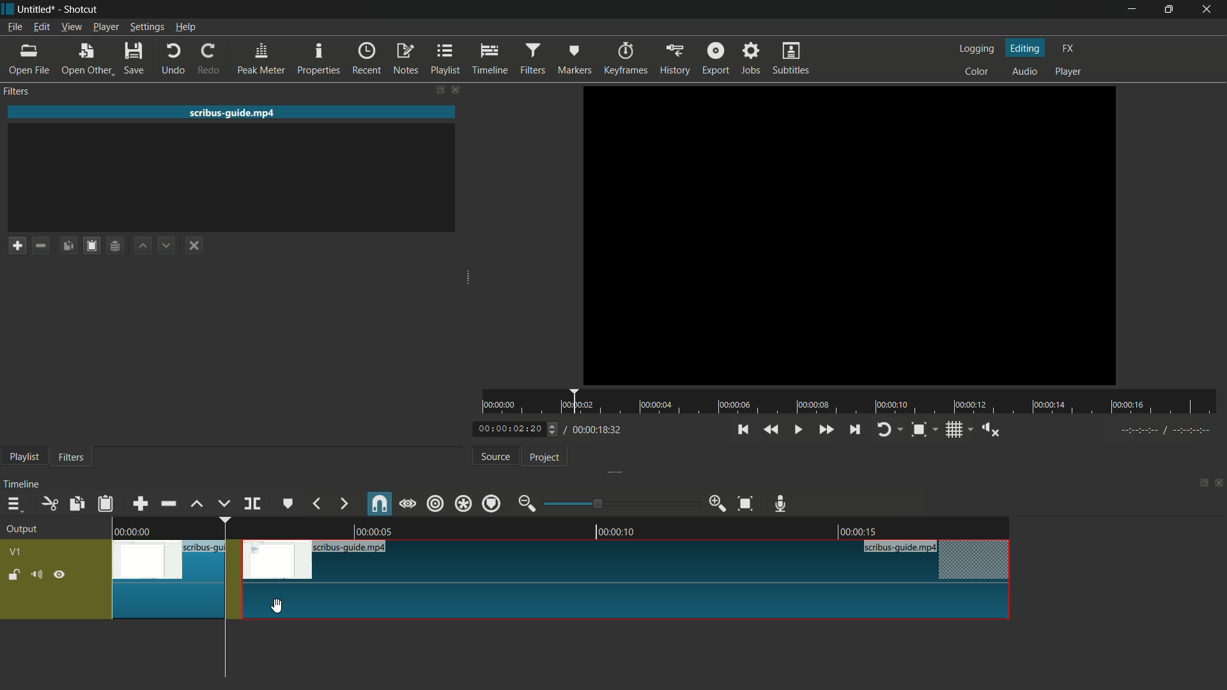 This screenshot has width=1227, height=690. I want to click on move filter down, so click(167, 245).